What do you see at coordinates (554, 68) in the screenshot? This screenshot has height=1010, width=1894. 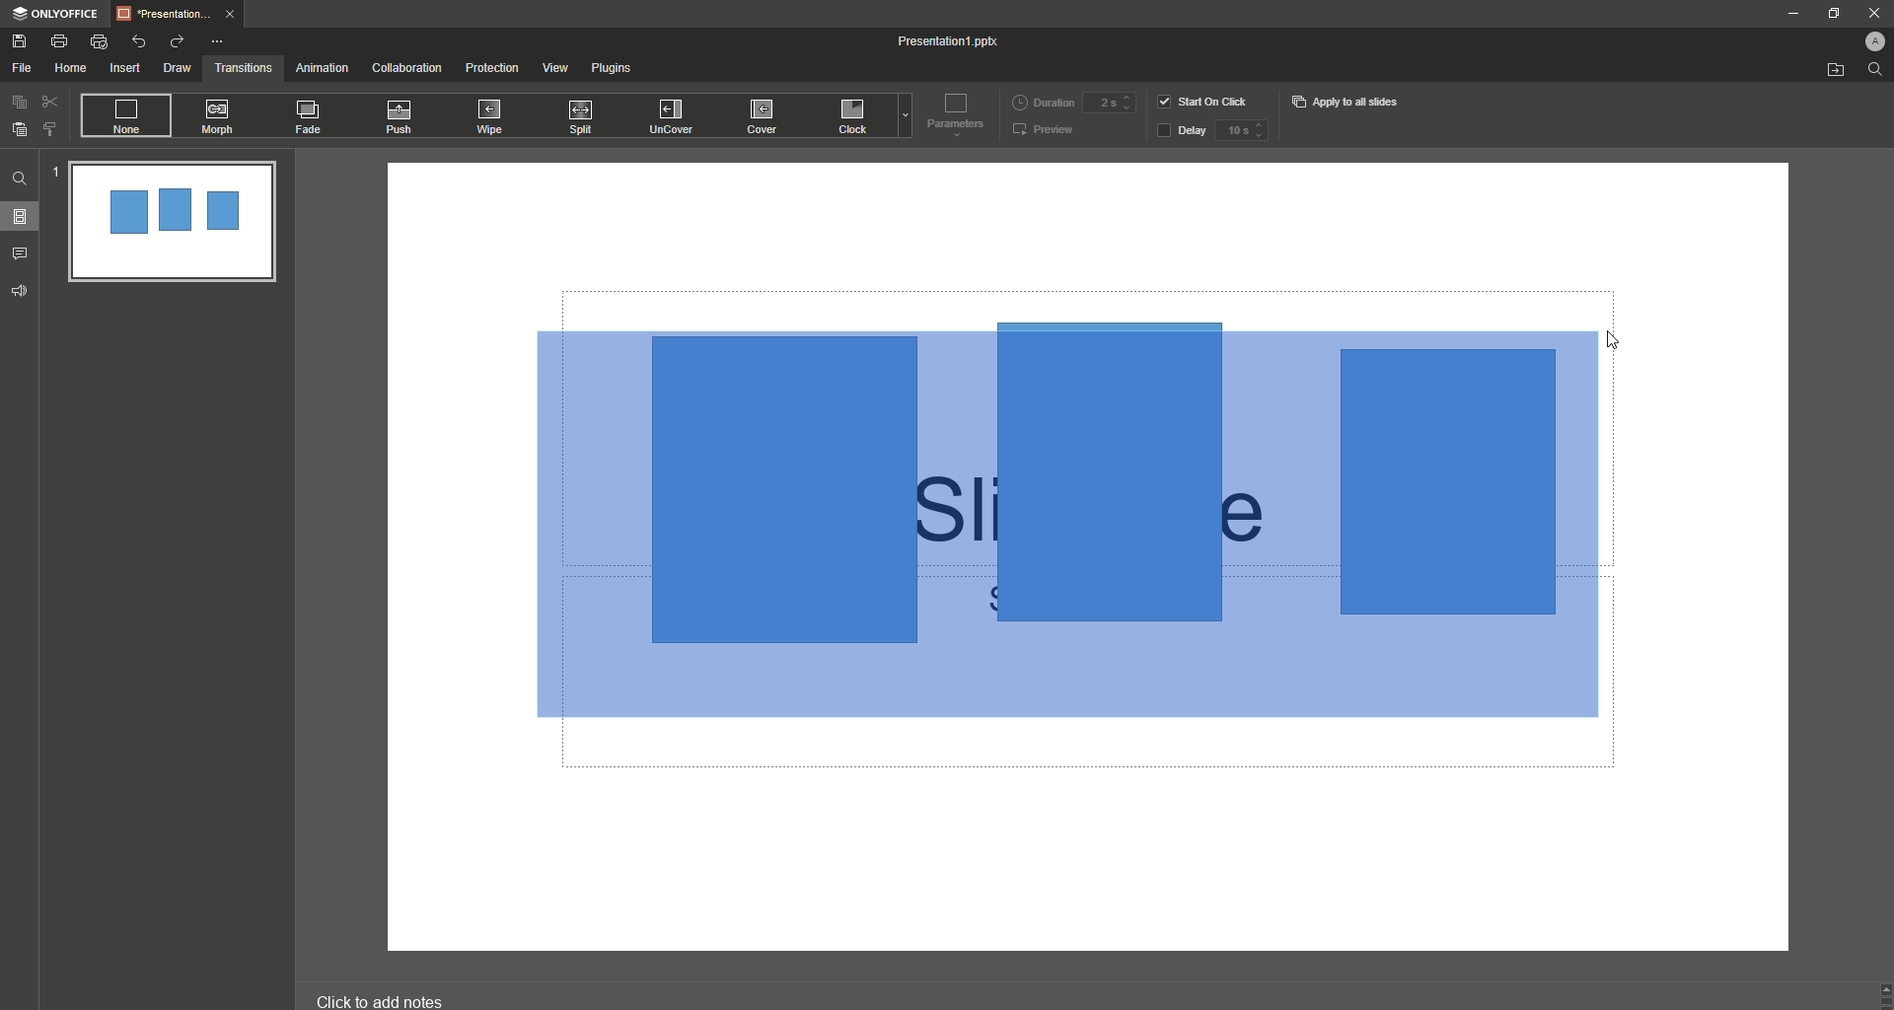 I see `View` at bounding box center [554, 68].